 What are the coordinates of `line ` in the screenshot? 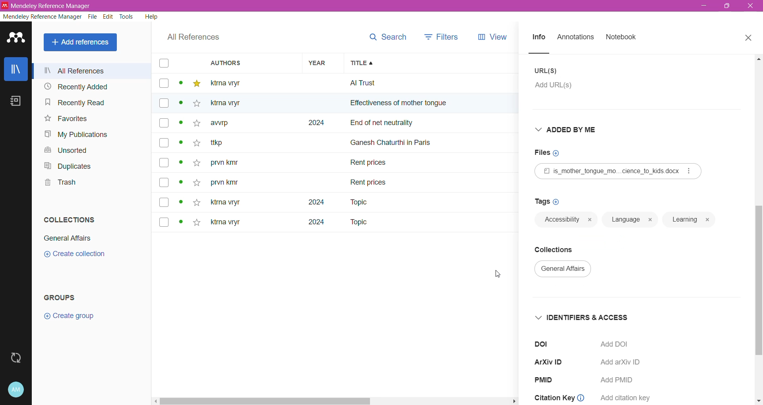 It's located at (546, 53).